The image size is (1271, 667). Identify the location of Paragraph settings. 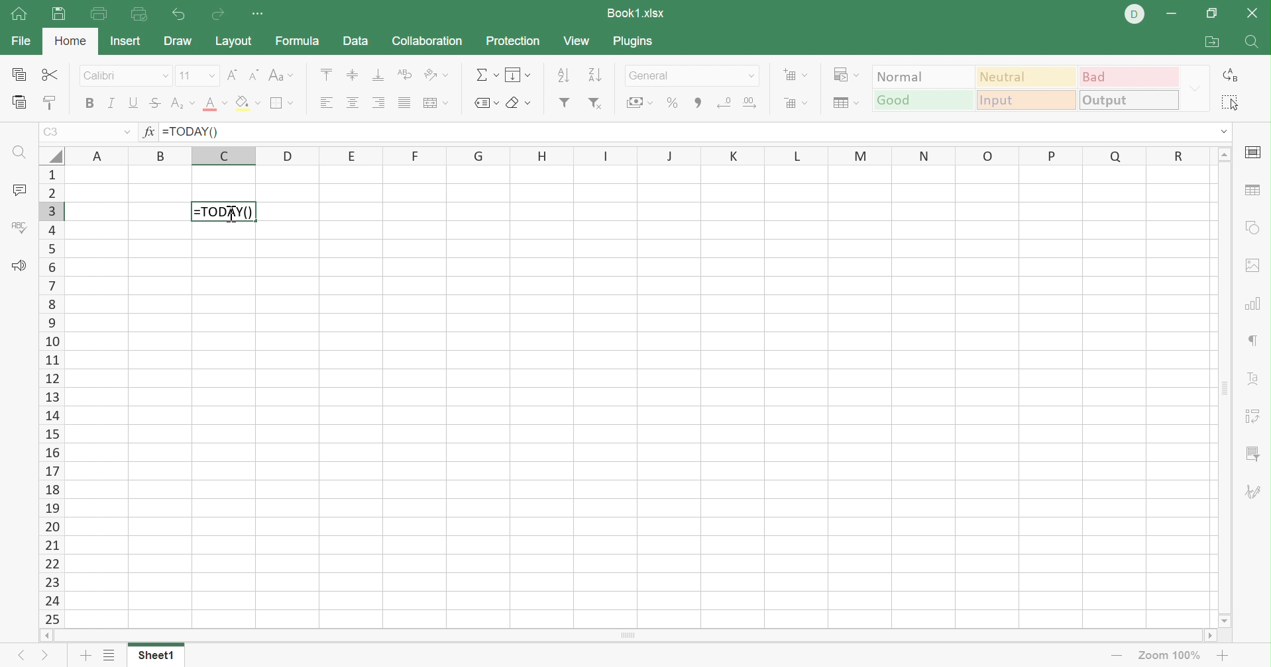
(1250, 340).